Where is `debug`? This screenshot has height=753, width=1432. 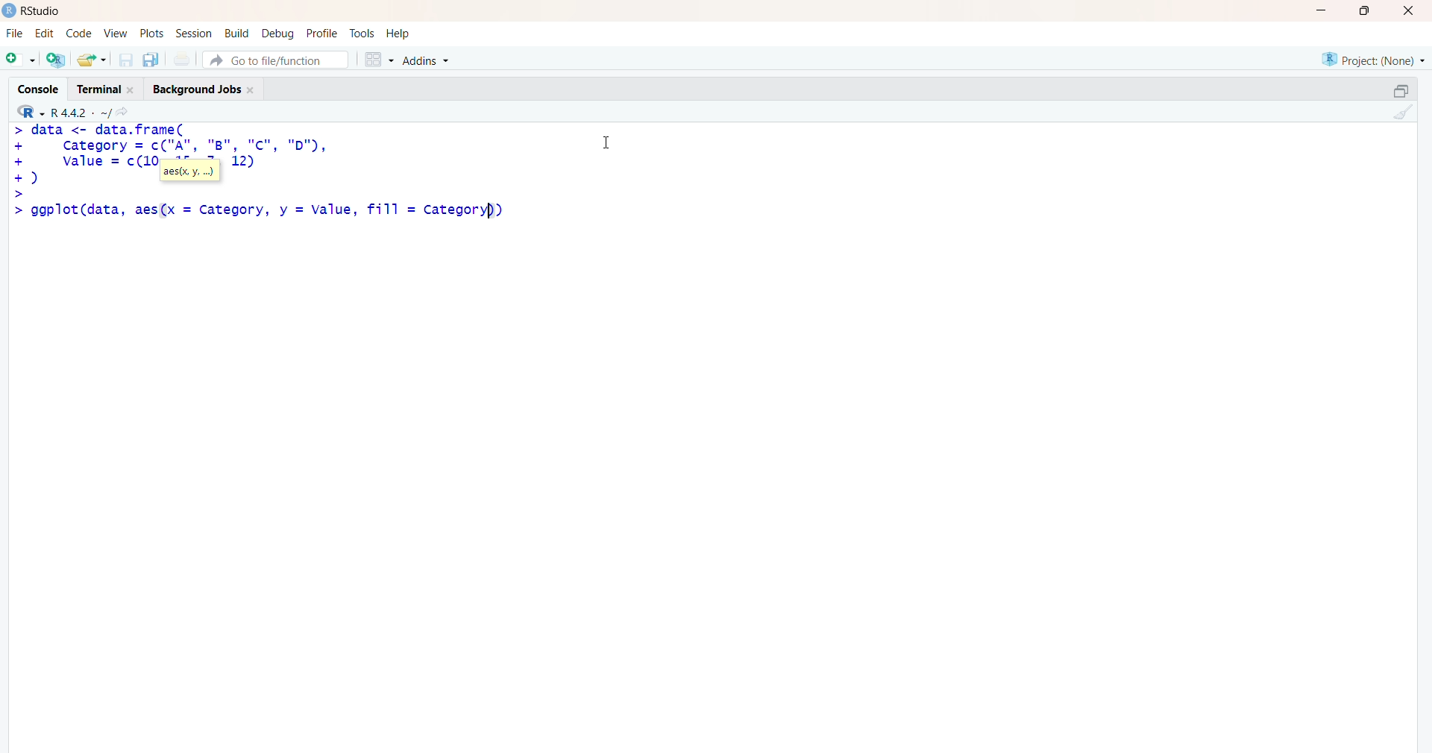
debug is located at coordinates (278, 33).